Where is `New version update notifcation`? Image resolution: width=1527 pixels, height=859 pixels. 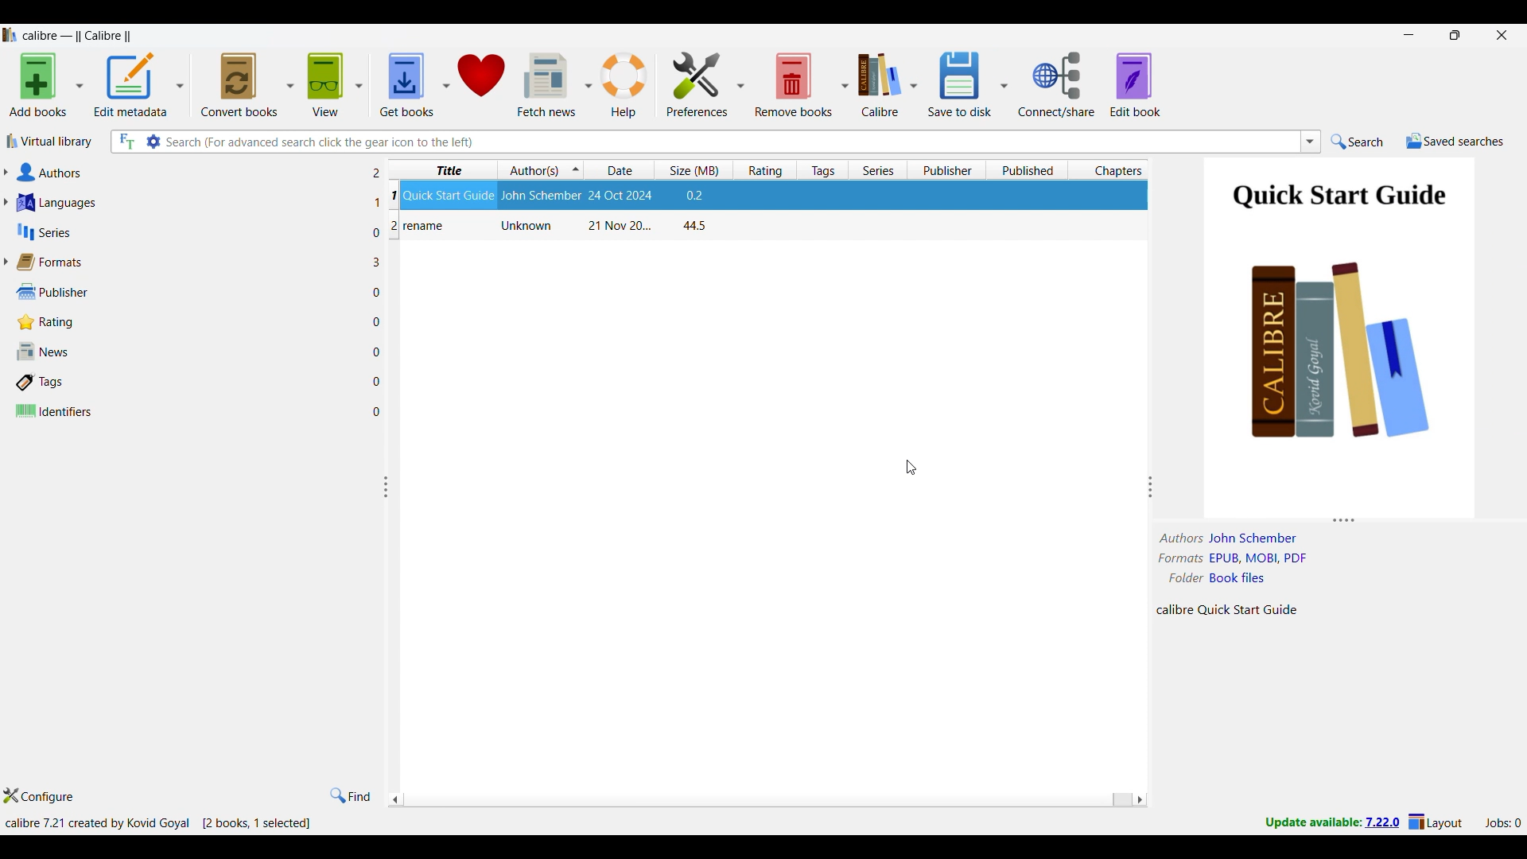
New version update notifcation is located at coordinates (1332, 822).